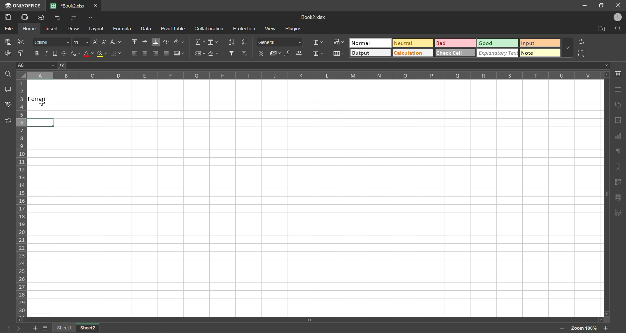 This screenshot has height=333, width=626. I want to click on file, so click(8, 29).